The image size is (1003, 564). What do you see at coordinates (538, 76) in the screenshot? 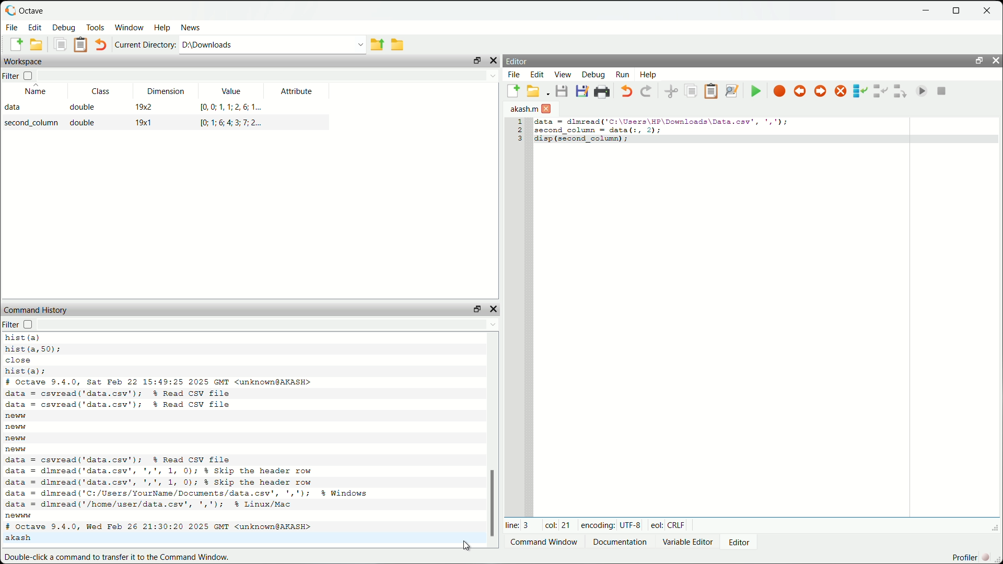
I see `edit` at bounding box center [538, 76].